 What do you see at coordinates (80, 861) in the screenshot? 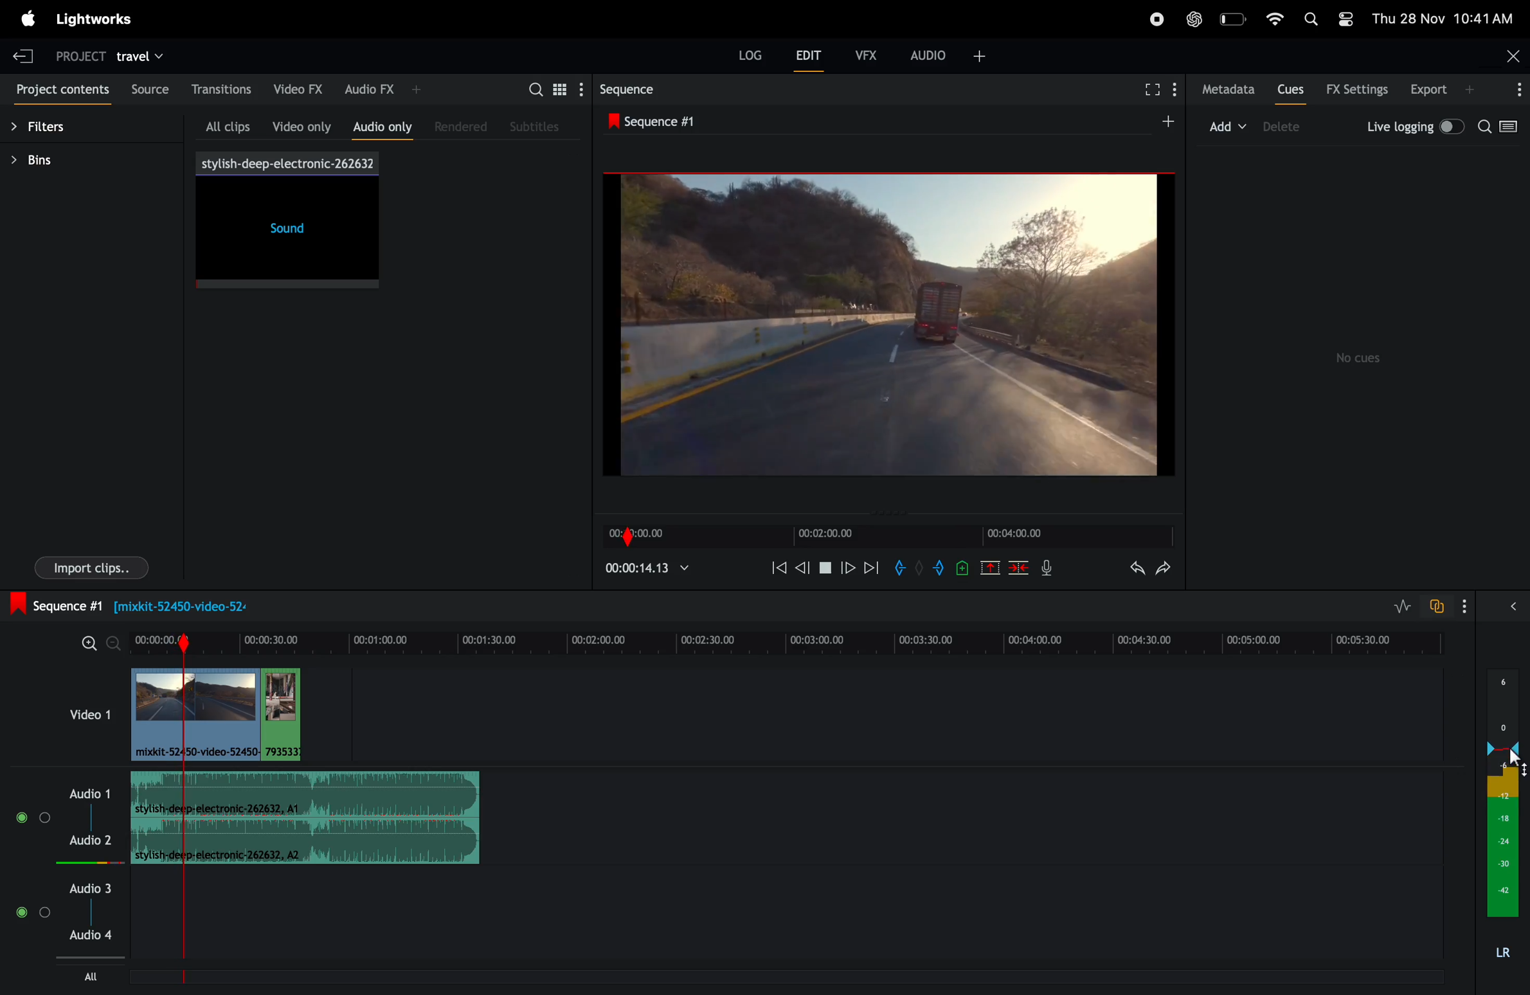
I see `Audio level` at bounding box center [80, 861].